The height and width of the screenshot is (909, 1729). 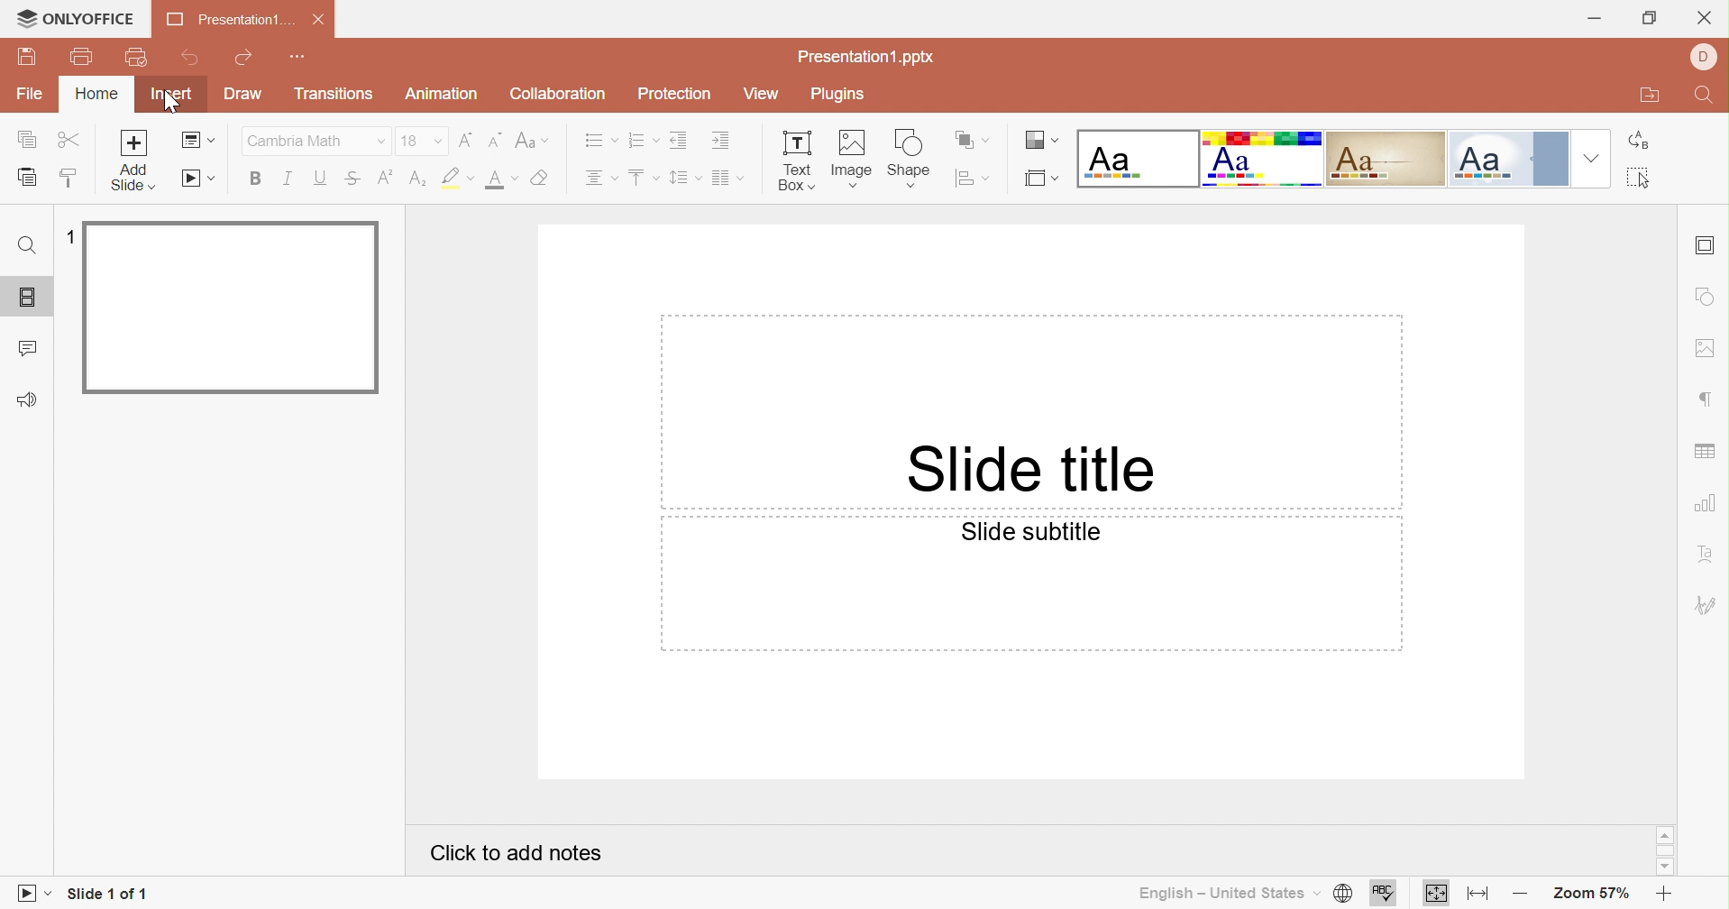 I want to click on Scroll Bar, so click(x=1665, y=853).